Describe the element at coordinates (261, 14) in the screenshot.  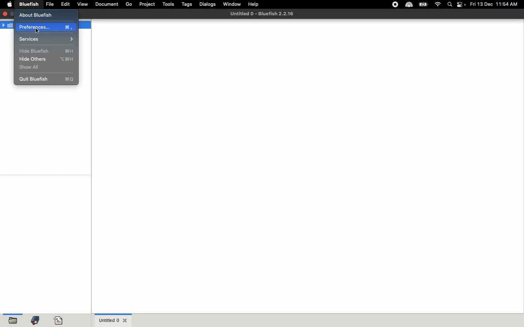
I see `Untitled` at that location.